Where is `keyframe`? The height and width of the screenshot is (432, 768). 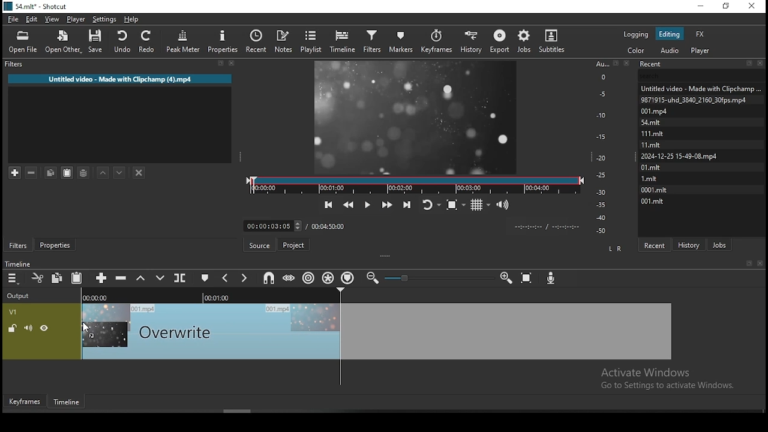 keyframe is located at coordinates (24, 401).